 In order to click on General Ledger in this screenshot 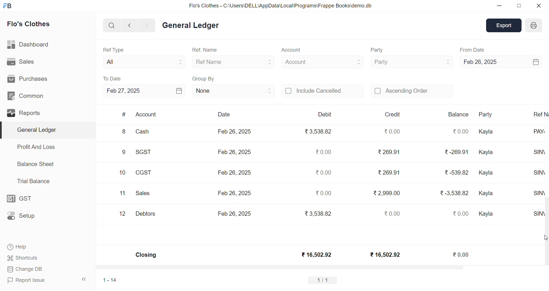, I will do `click(190, 26)`.